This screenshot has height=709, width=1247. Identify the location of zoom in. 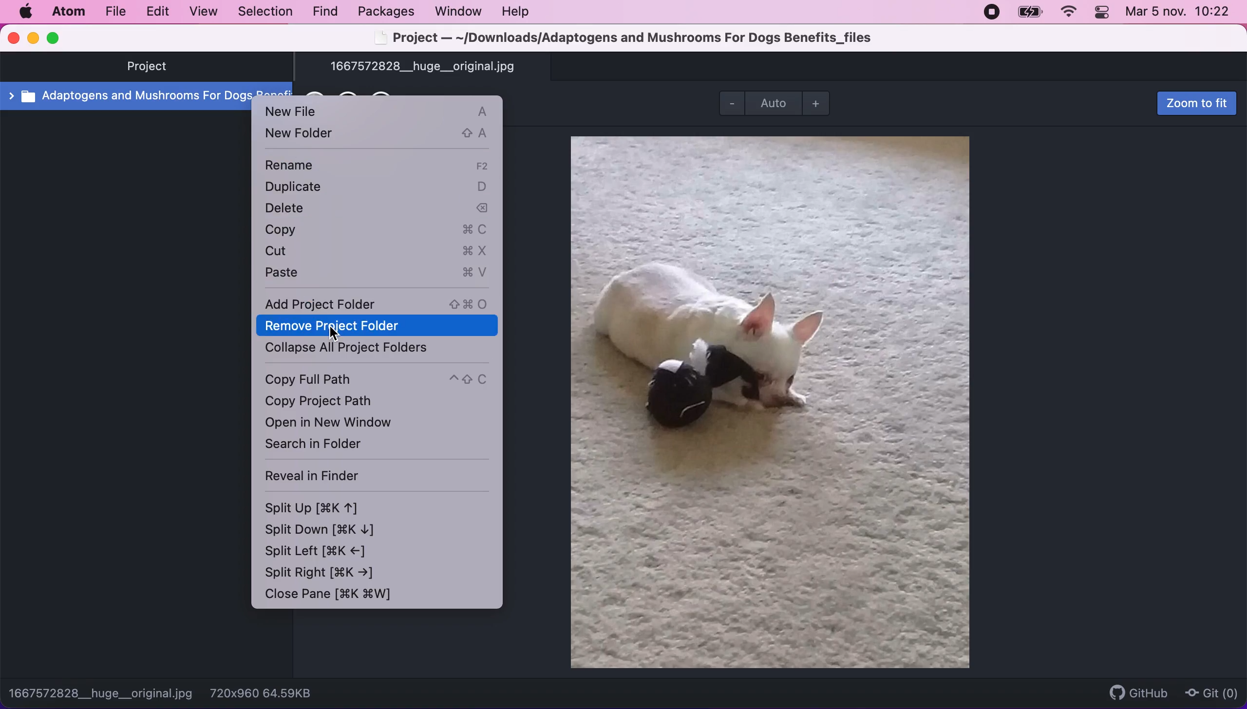
(821, 104).